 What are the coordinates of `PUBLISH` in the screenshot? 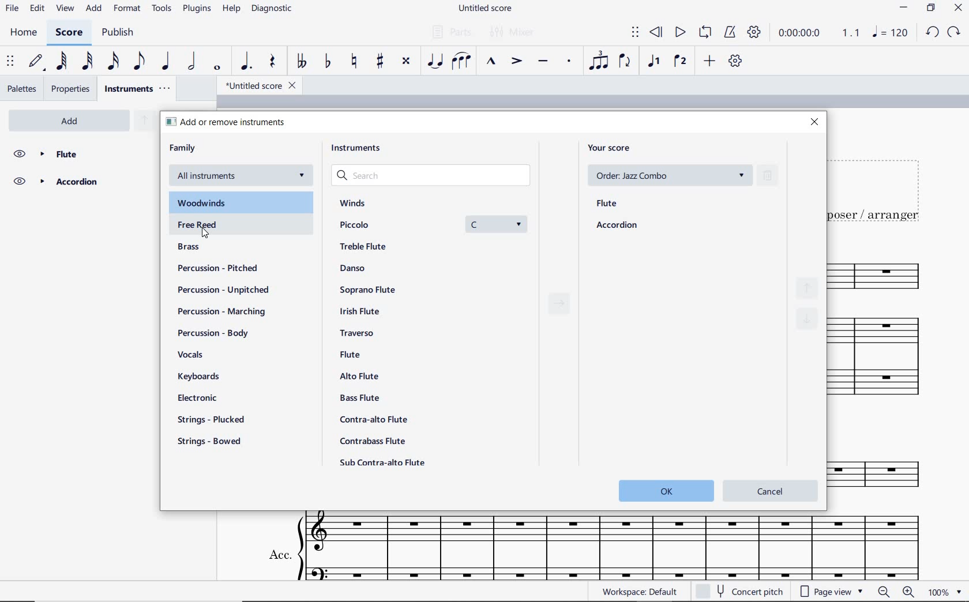 It's located at (119, 33).